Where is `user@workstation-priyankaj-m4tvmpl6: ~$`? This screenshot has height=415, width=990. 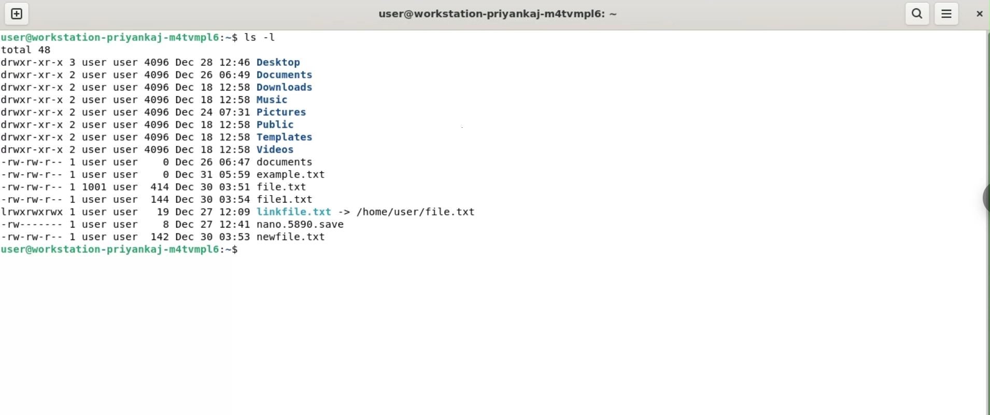 user@workstation-priyankaj-m4tvmpl6: ~$ is located at coordinates (120, 37).